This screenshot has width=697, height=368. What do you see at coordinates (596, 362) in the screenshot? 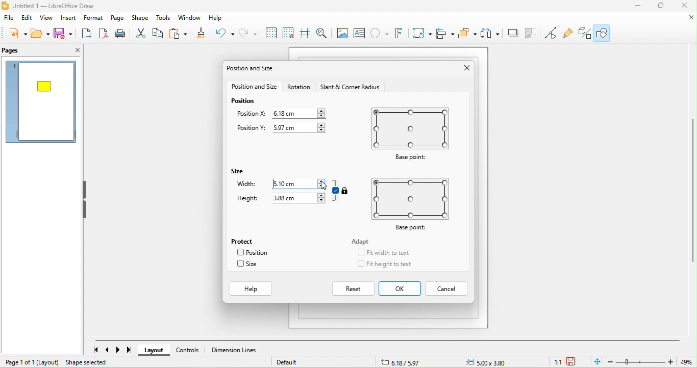
I see `fit page to current window` at bounding box center [596, 362].